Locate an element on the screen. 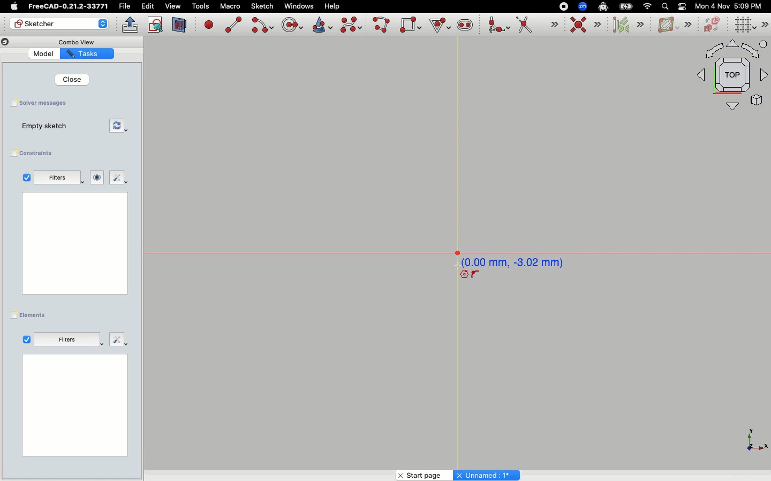 The width and height of the screenshot is (771, 481). Constraints is located at coordinates (34, 153).